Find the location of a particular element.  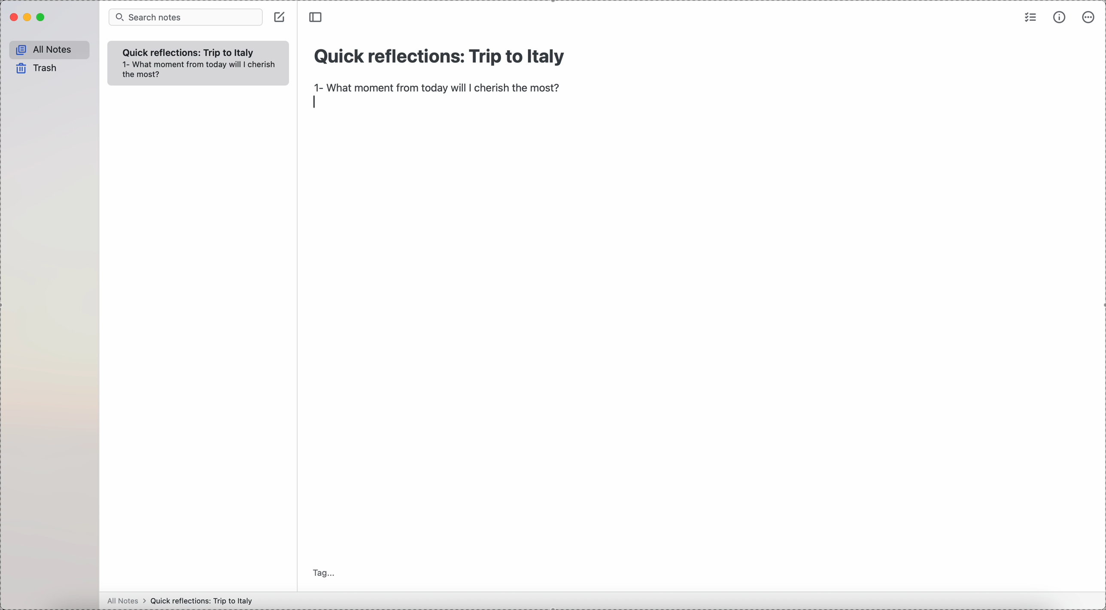

toggle sidebar is located at coordinates (317, 17).